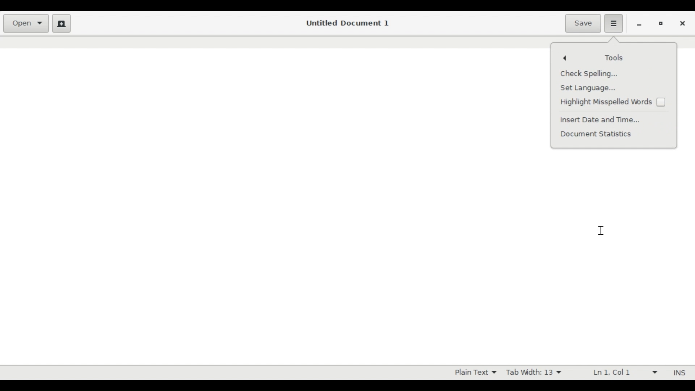  I want to click on Save, so click(582, 23).